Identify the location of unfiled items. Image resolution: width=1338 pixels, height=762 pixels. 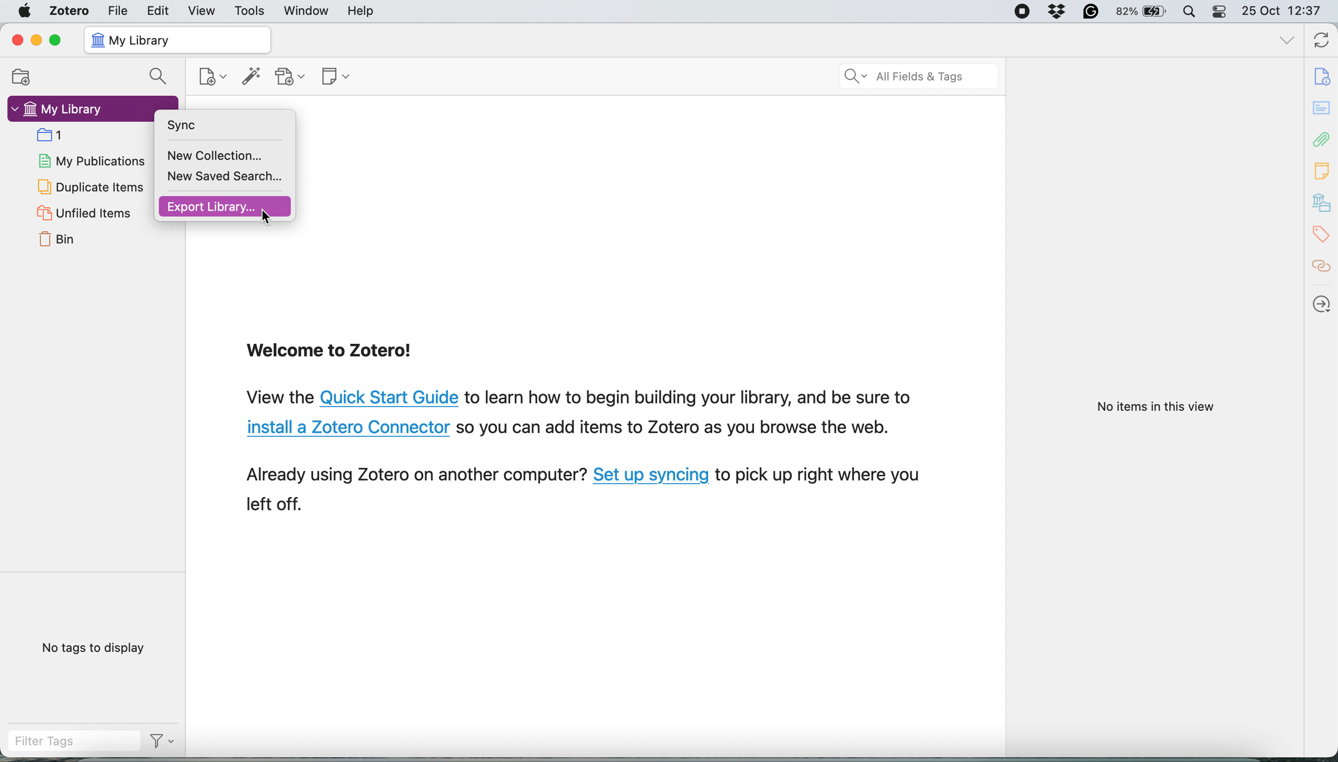
(84, 214).